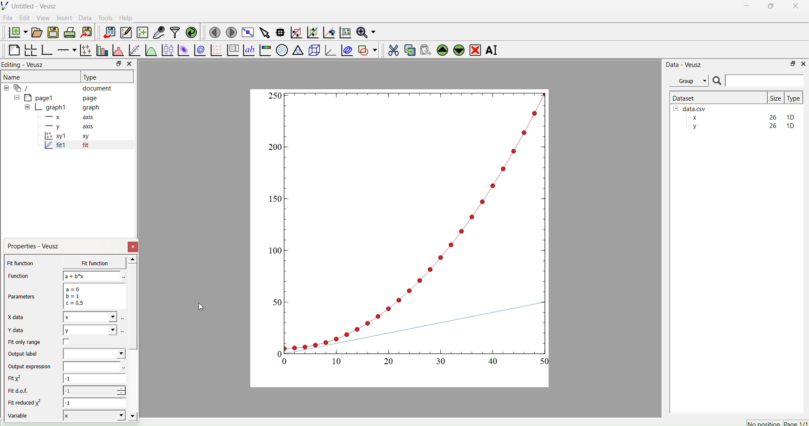 This screenshot has height=426, width=809. What do you see at coordinates (8, 18) in the screenshot?
I see `File` at bounding box center [8, 18].